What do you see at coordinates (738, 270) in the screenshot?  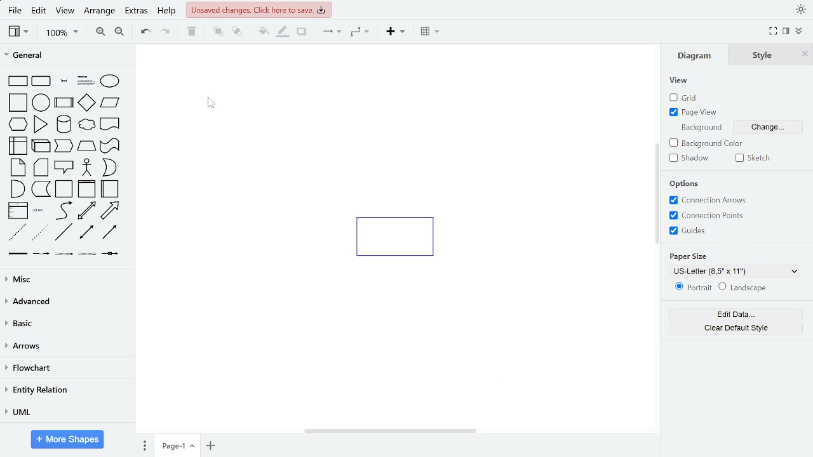 I see `current paper size` at bounding box center [738, 270].